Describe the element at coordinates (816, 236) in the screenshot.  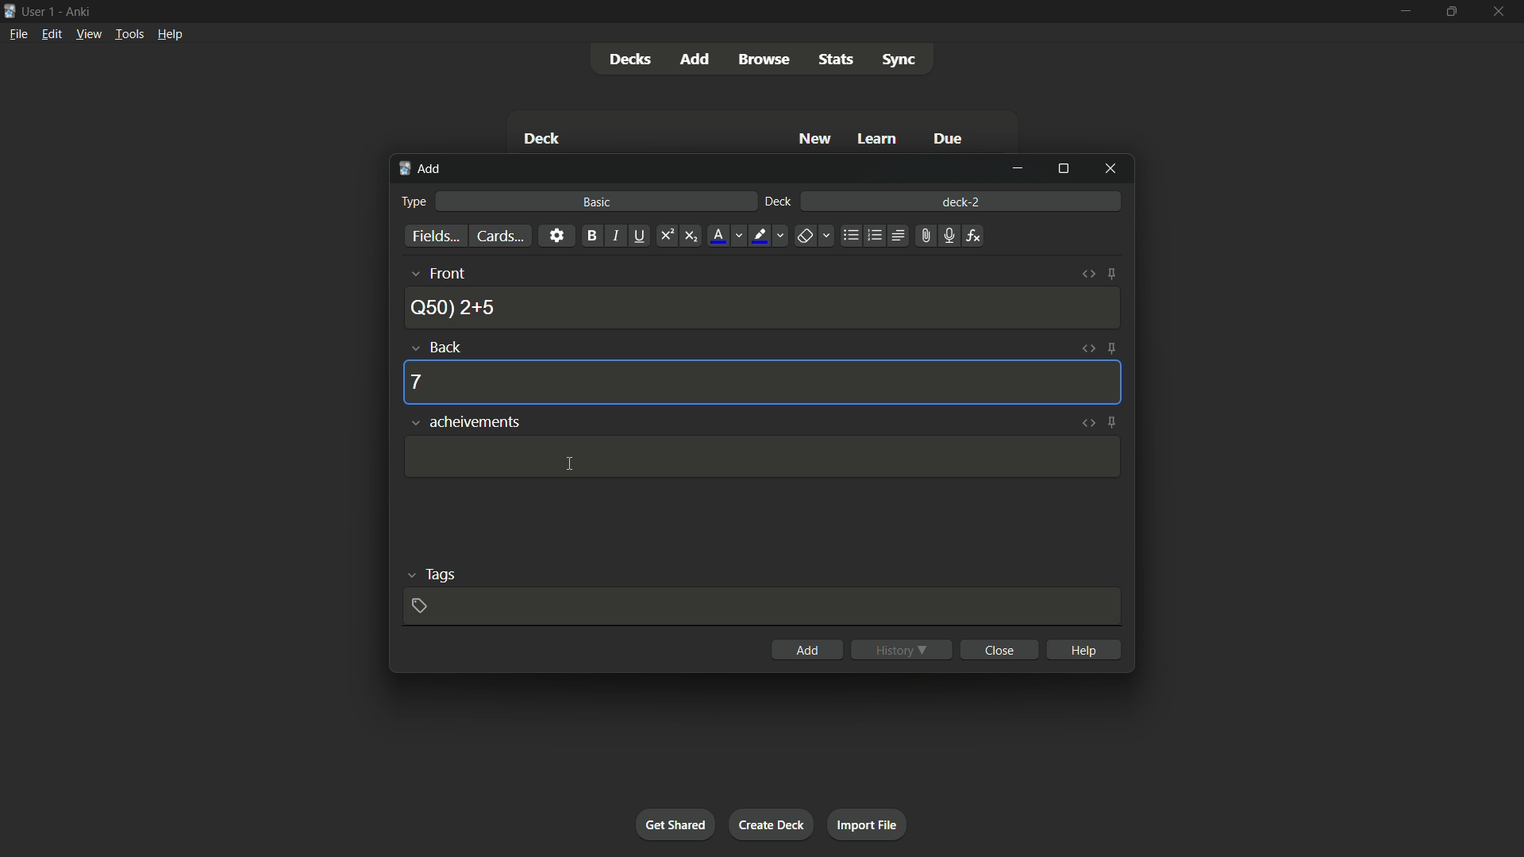
I see `remove formatting` at that location.